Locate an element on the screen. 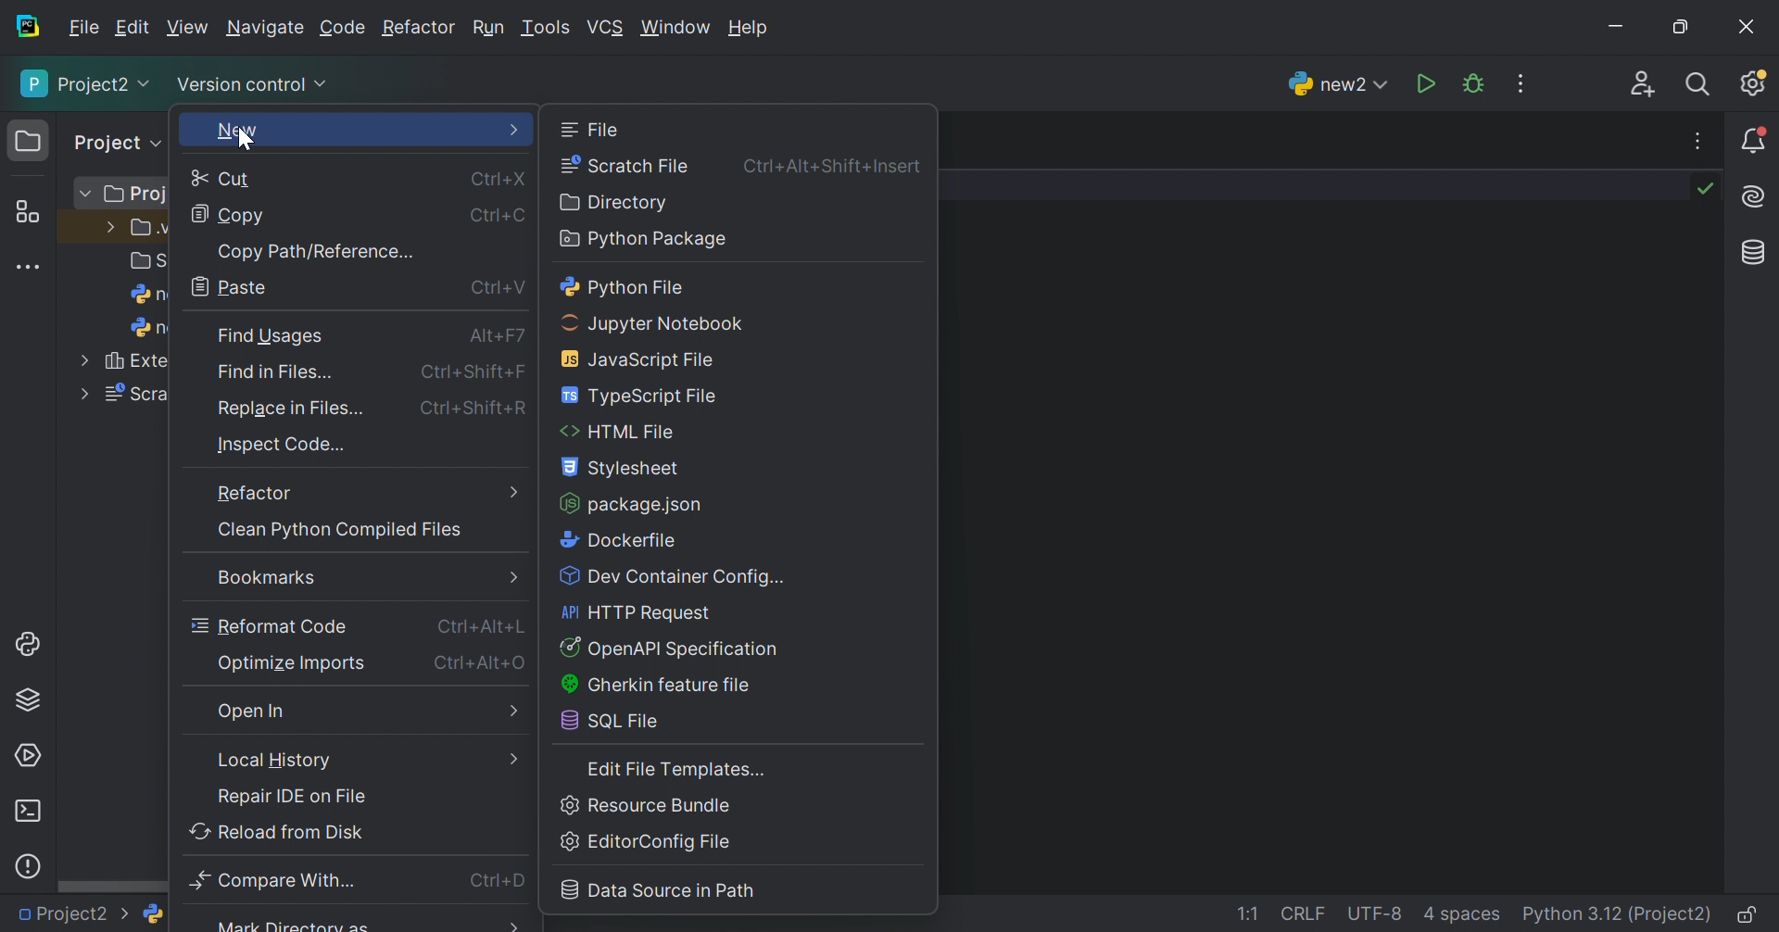  Paste is located at coordinates (234, 287).